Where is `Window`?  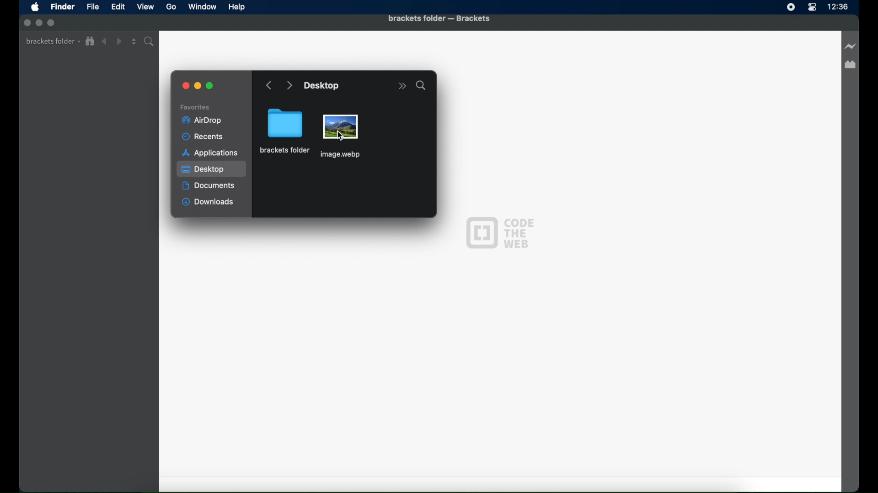
Window is located at coordinates (203, 6).